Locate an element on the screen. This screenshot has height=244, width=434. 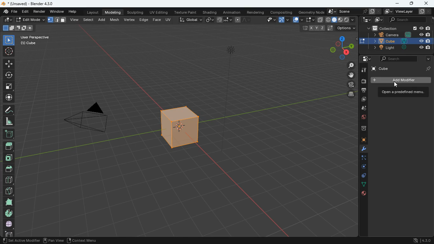
divide is located at coordinates (9, 180).